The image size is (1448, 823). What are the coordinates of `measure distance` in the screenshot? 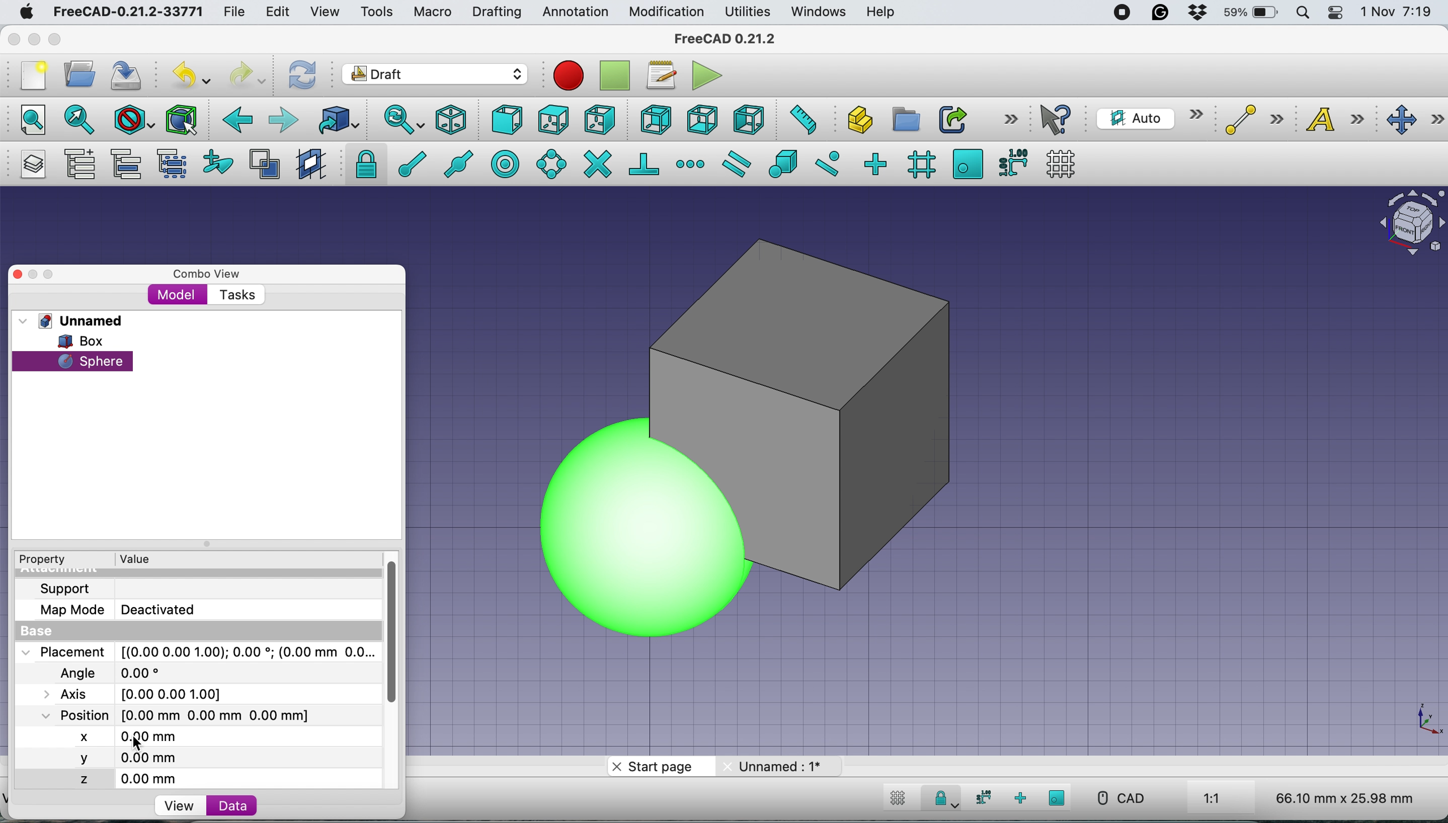 It's located at (799, 118).